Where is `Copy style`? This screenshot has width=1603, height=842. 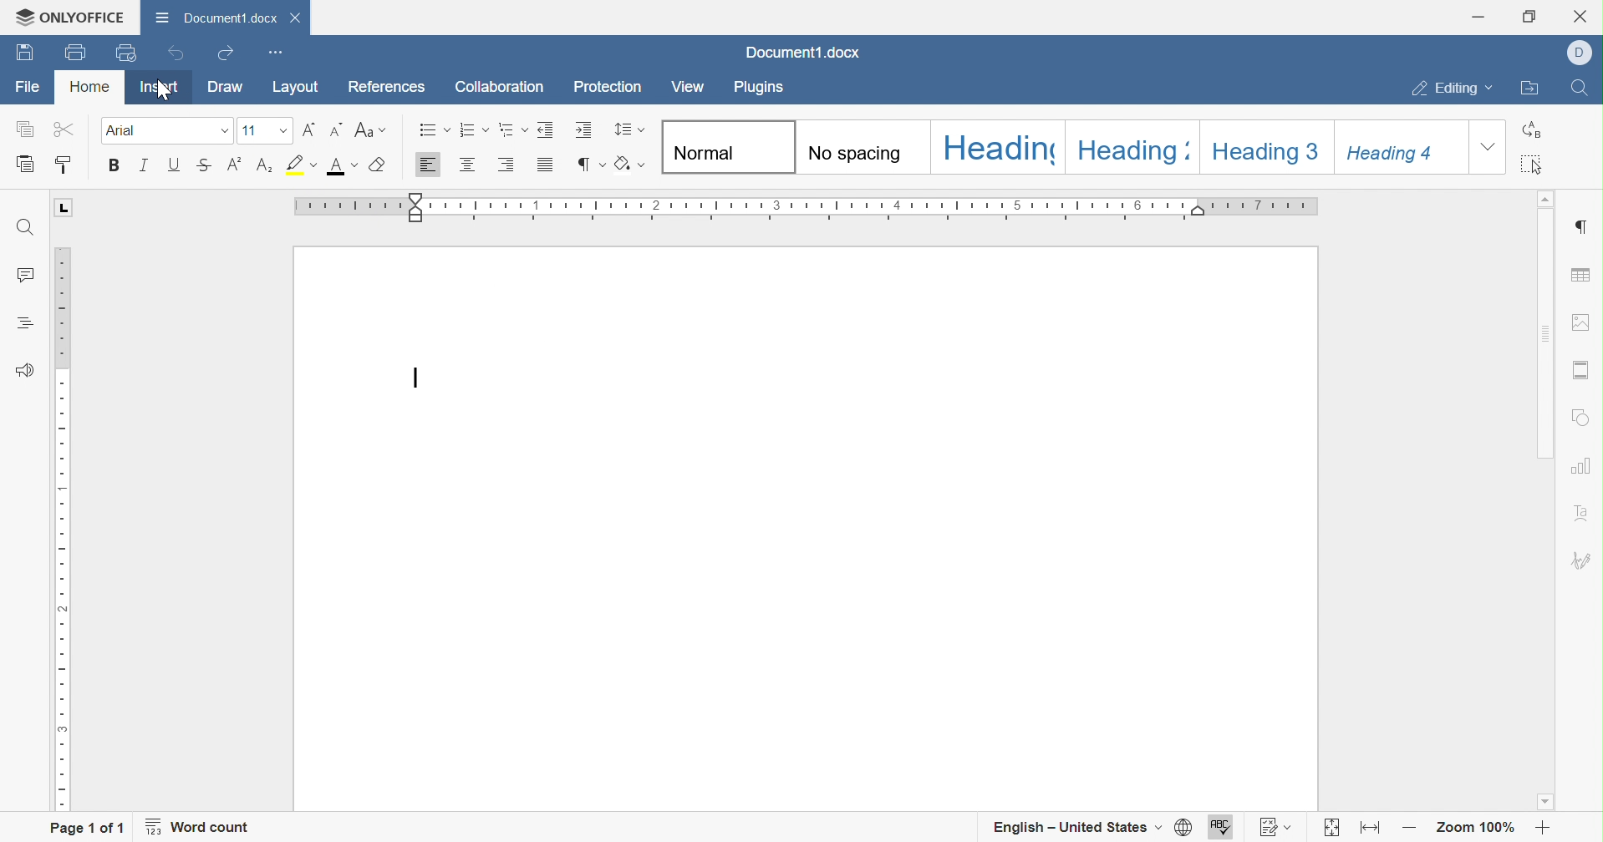 Copy style is located at coordinates (64, 166).